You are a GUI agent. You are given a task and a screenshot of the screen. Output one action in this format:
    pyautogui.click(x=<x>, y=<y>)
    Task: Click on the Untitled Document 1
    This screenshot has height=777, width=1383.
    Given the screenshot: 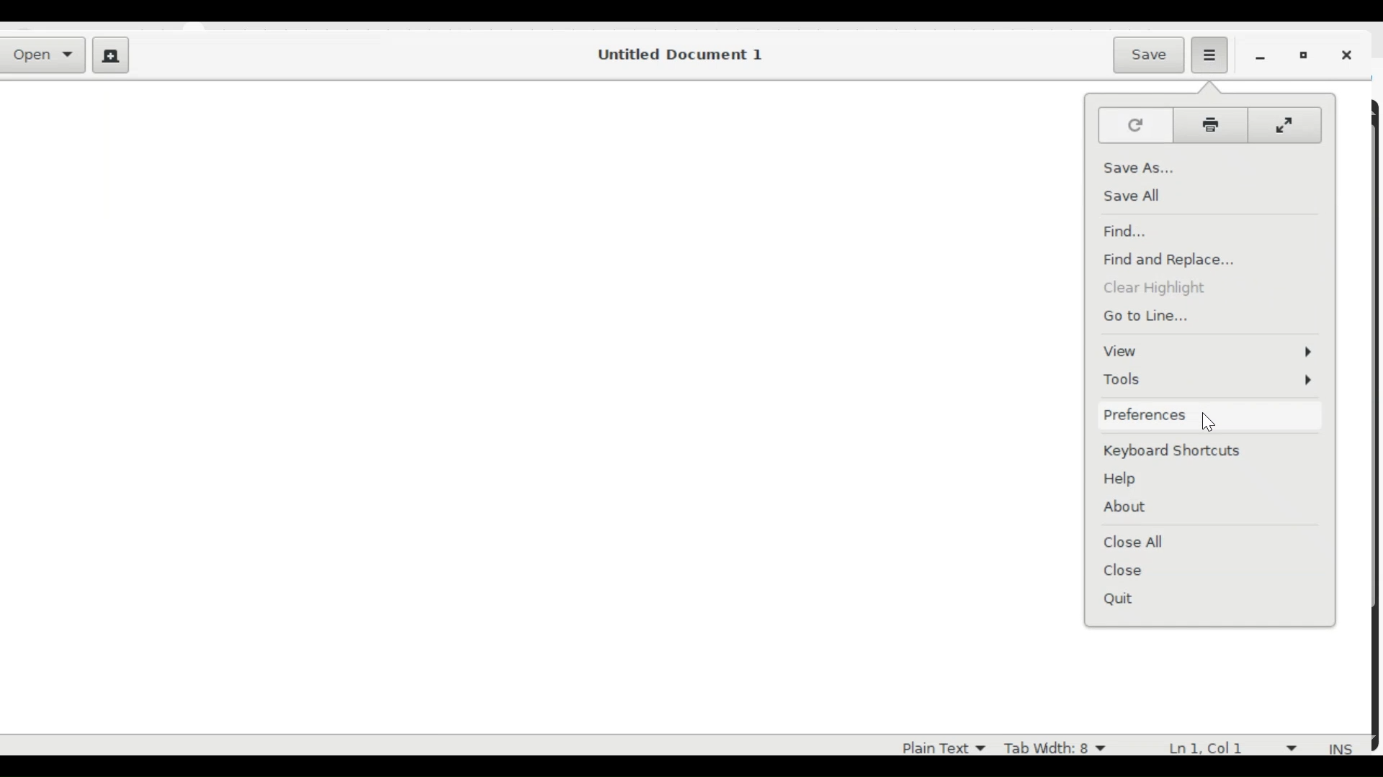 What is the action you would take?
    pyautogui.click(x=679, y=55)
    